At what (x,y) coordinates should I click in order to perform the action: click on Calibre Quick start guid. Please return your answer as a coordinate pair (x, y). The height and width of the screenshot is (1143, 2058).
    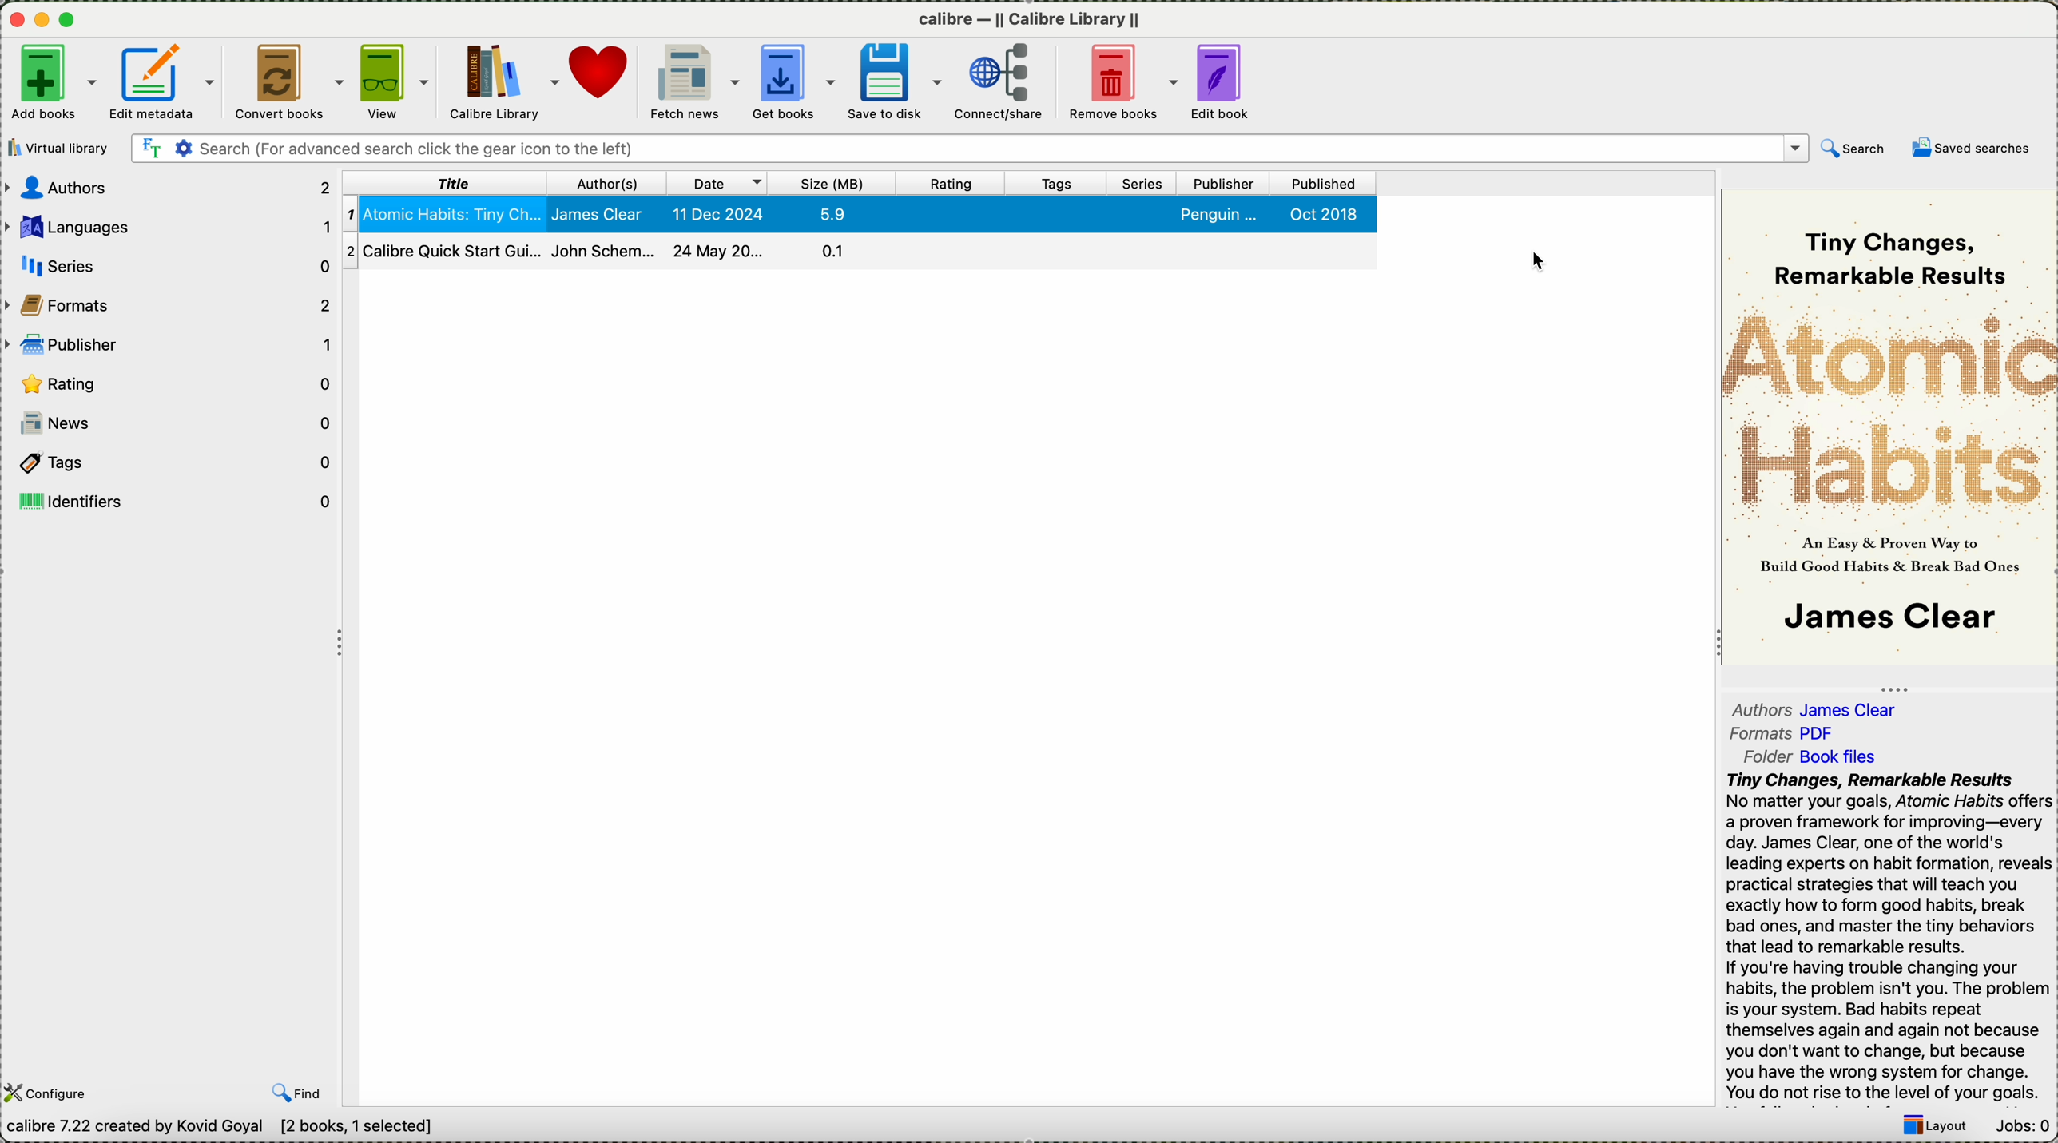
    Looking at the image, I should click on (605, 252).